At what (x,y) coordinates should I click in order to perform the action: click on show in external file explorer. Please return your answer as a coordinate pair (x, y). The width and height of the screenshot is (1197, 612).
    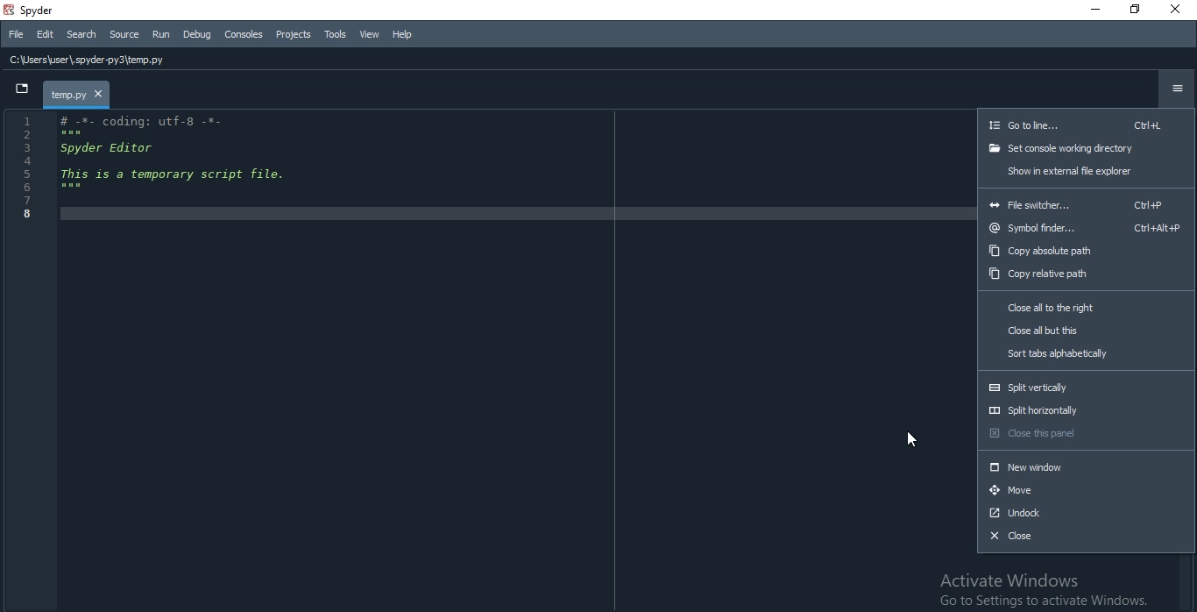
    Looking at the image, I should click on (1087, 171).